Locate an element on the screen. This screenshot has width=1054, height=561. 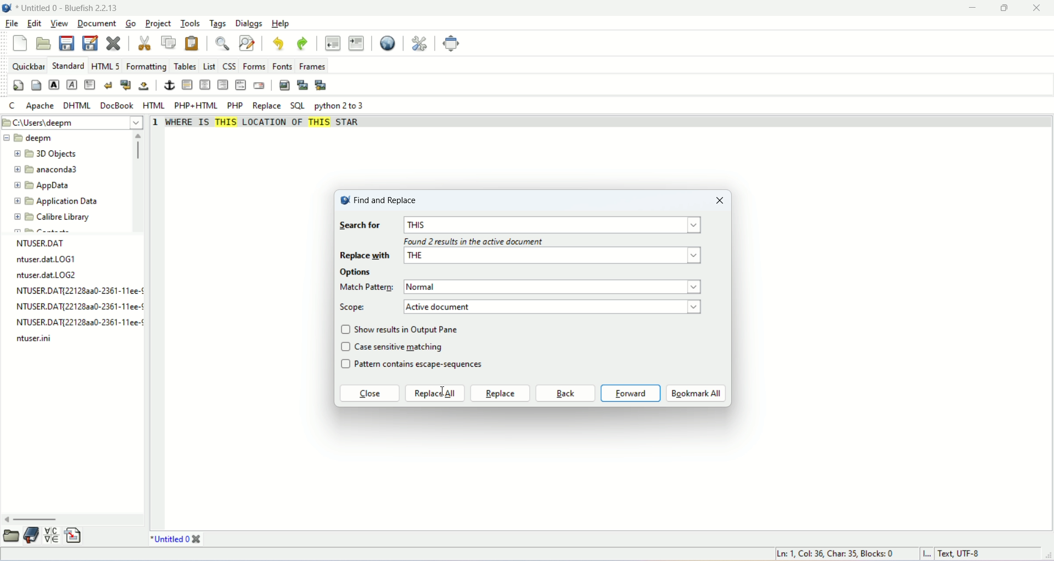
paragraph is located at coordinates (91, 85).